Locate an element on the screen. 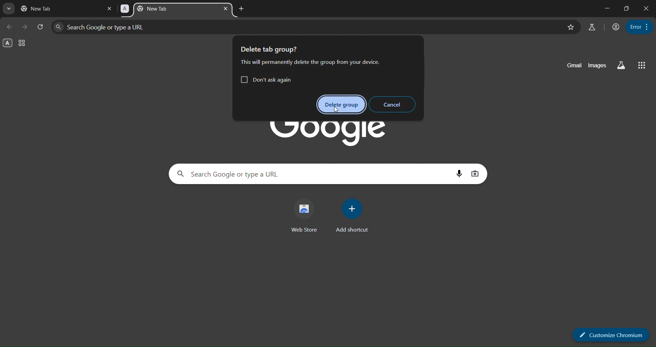  menu is located at coordinates (640, 26).